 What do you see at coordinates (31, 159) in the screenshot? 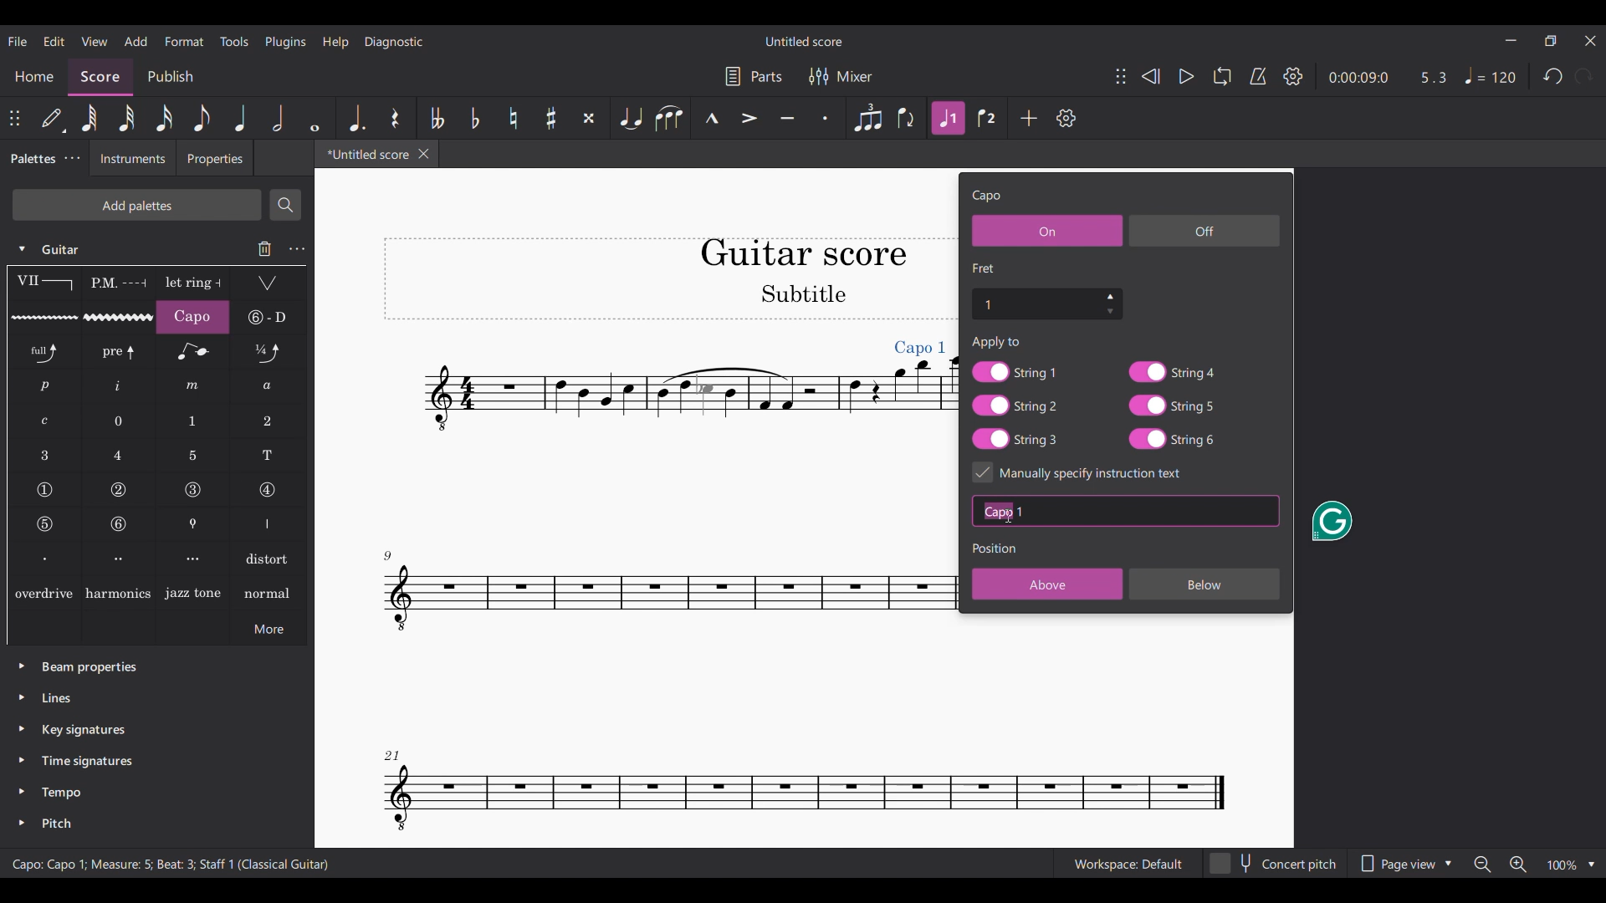
I see `Palettes, current tab` at bounding box center [31, 159].